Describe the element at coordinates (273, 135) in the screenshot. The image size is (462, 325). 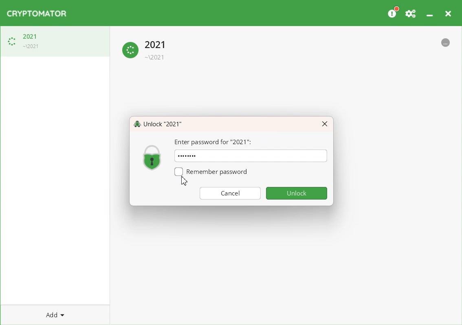
I see `Cursor` at that location.